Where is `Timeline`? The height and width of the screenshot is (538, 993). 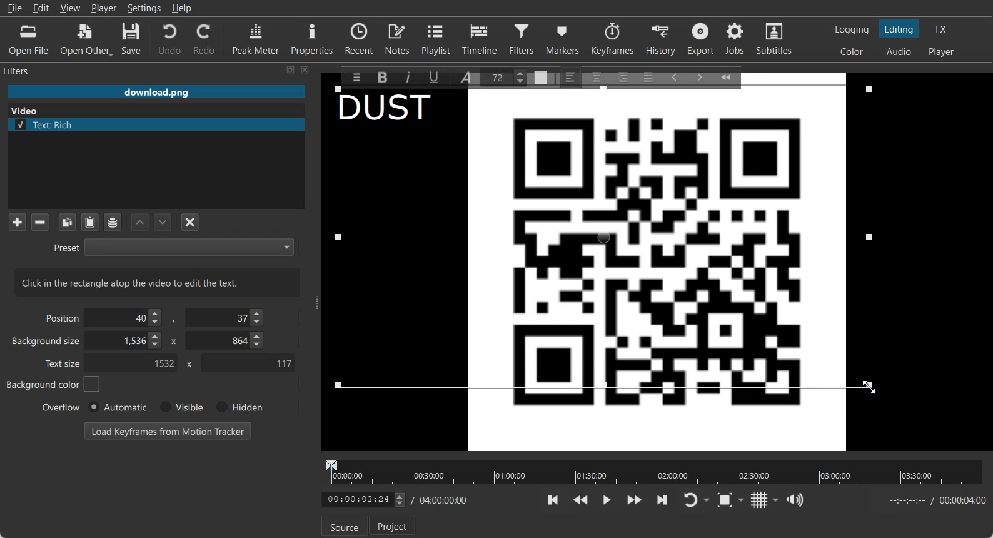 Timeline is located at coordinates (480, 38).